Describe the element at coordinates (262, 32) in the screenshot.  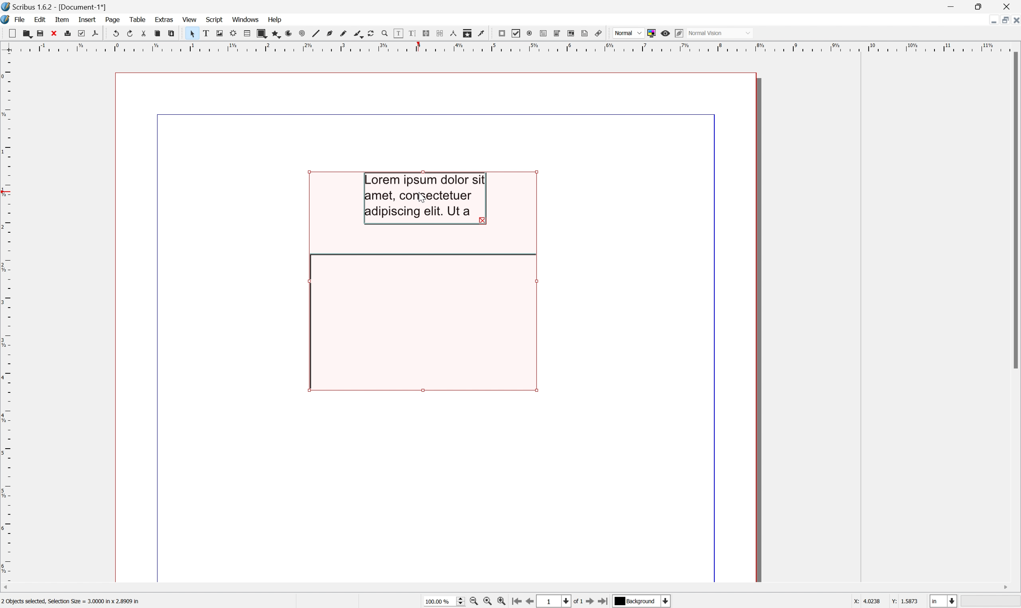
I see `Shape` at that location.